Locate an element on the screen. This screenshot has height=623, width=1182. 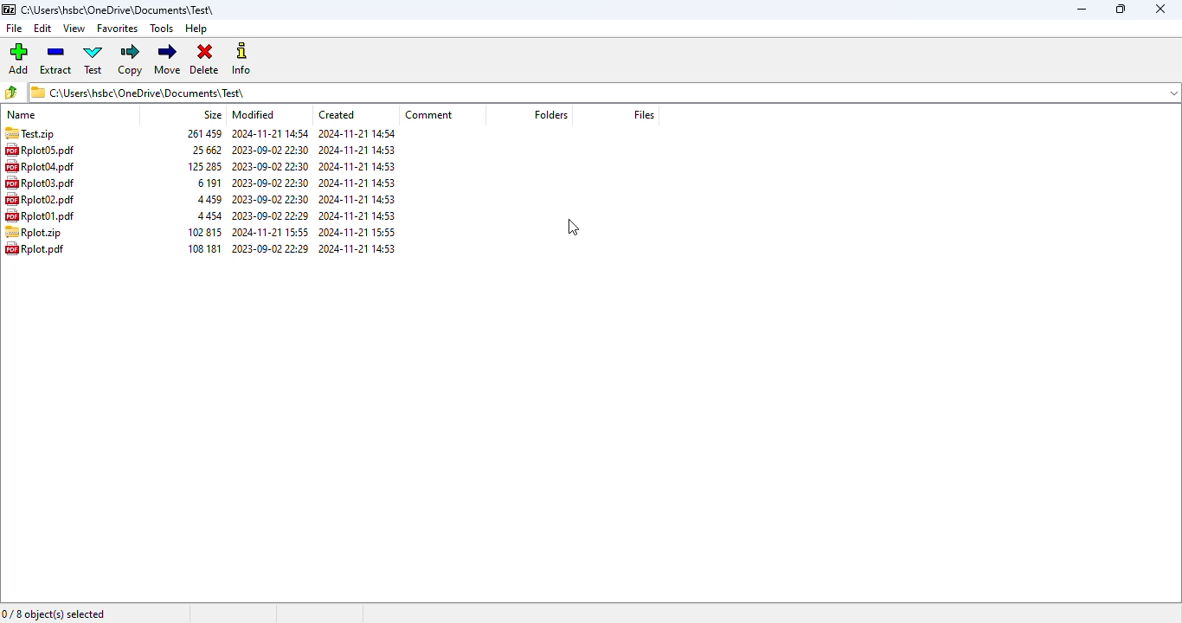
Test.zip is located at coordinates (29, 133).